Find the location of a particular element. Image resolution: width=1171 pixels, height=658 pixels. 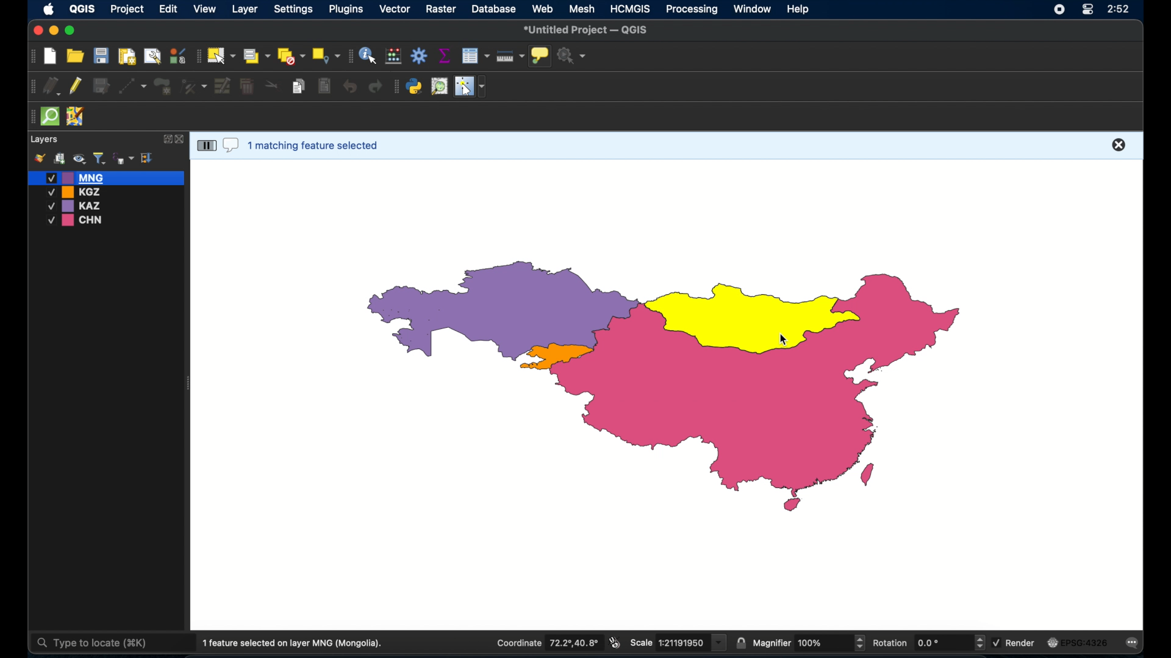

filter legend is located at coordinates (99, 158).